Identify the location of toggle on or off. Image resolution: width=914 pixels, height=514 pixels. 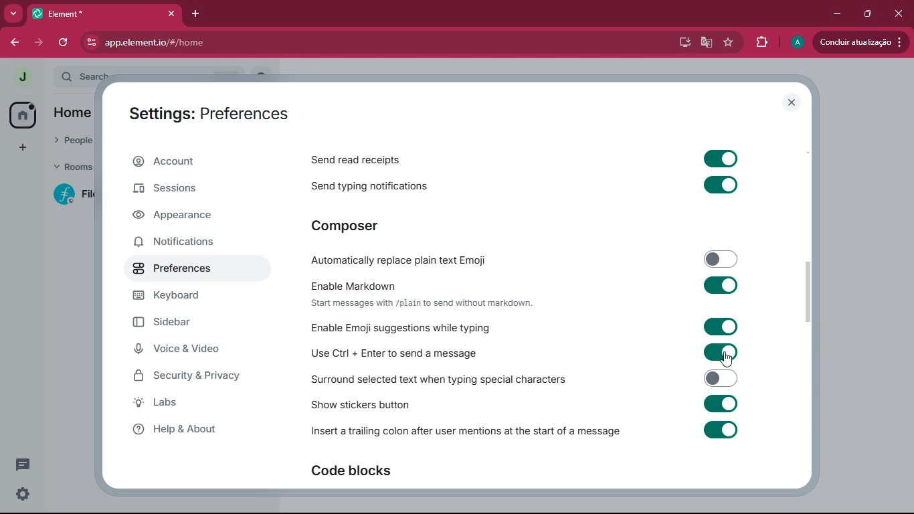
(716, 377).